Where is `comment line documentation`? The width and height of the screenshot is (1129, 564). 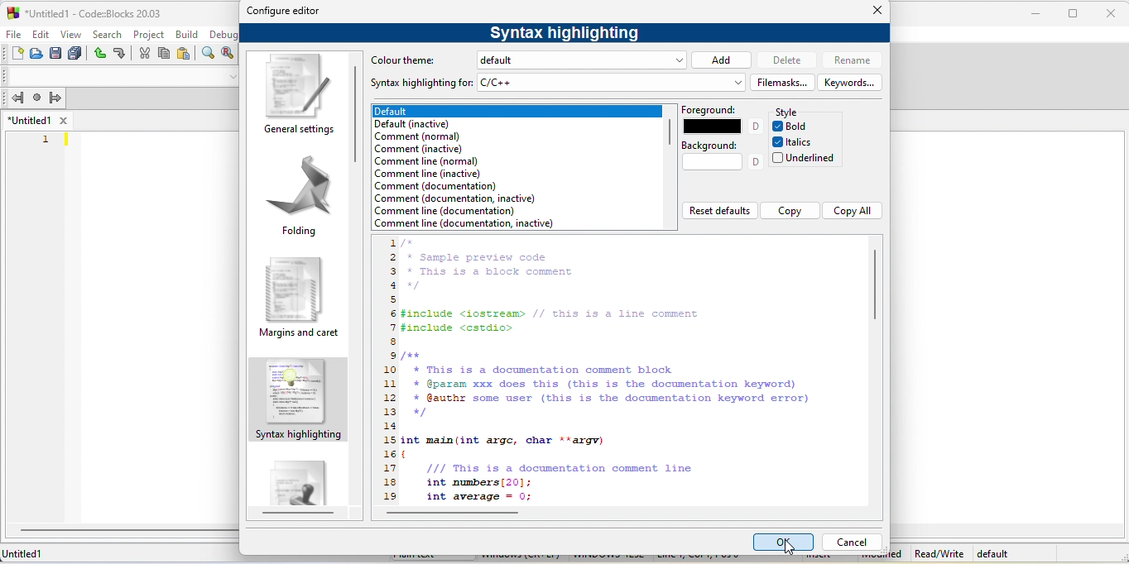
comment line documentation is located at coordinates (454, 212).